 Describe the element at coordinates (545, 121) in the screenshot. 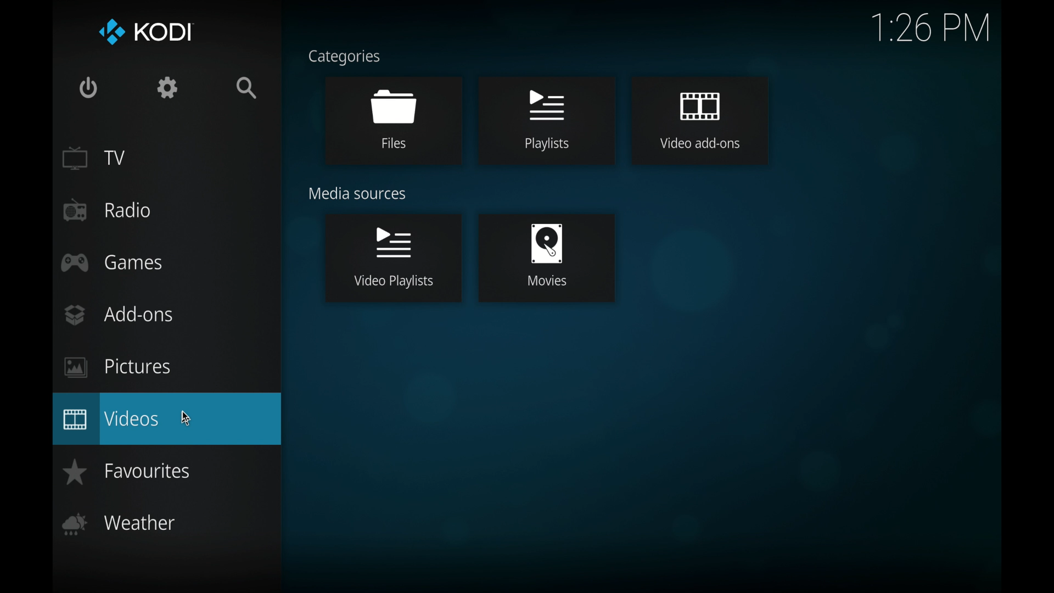

I see `playlists` at that location.